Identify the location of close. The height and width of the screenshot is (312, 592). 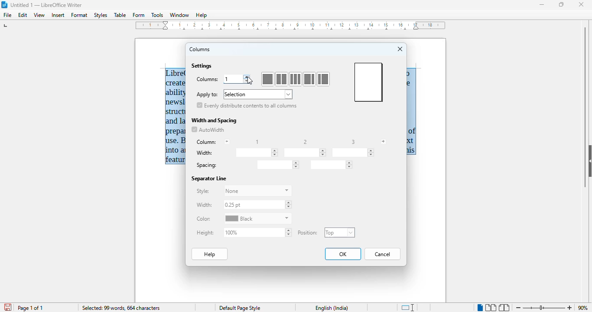
(581, 4).